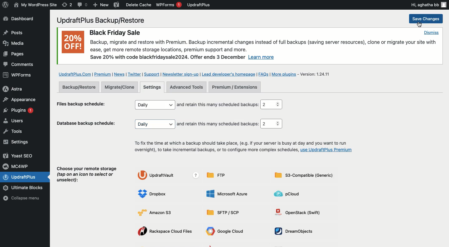 This screenshot has width=449, height=247. What do you see at coordinates (425, 19) in the screenshot?
I see `Save change` at bounding box center [425, 19].